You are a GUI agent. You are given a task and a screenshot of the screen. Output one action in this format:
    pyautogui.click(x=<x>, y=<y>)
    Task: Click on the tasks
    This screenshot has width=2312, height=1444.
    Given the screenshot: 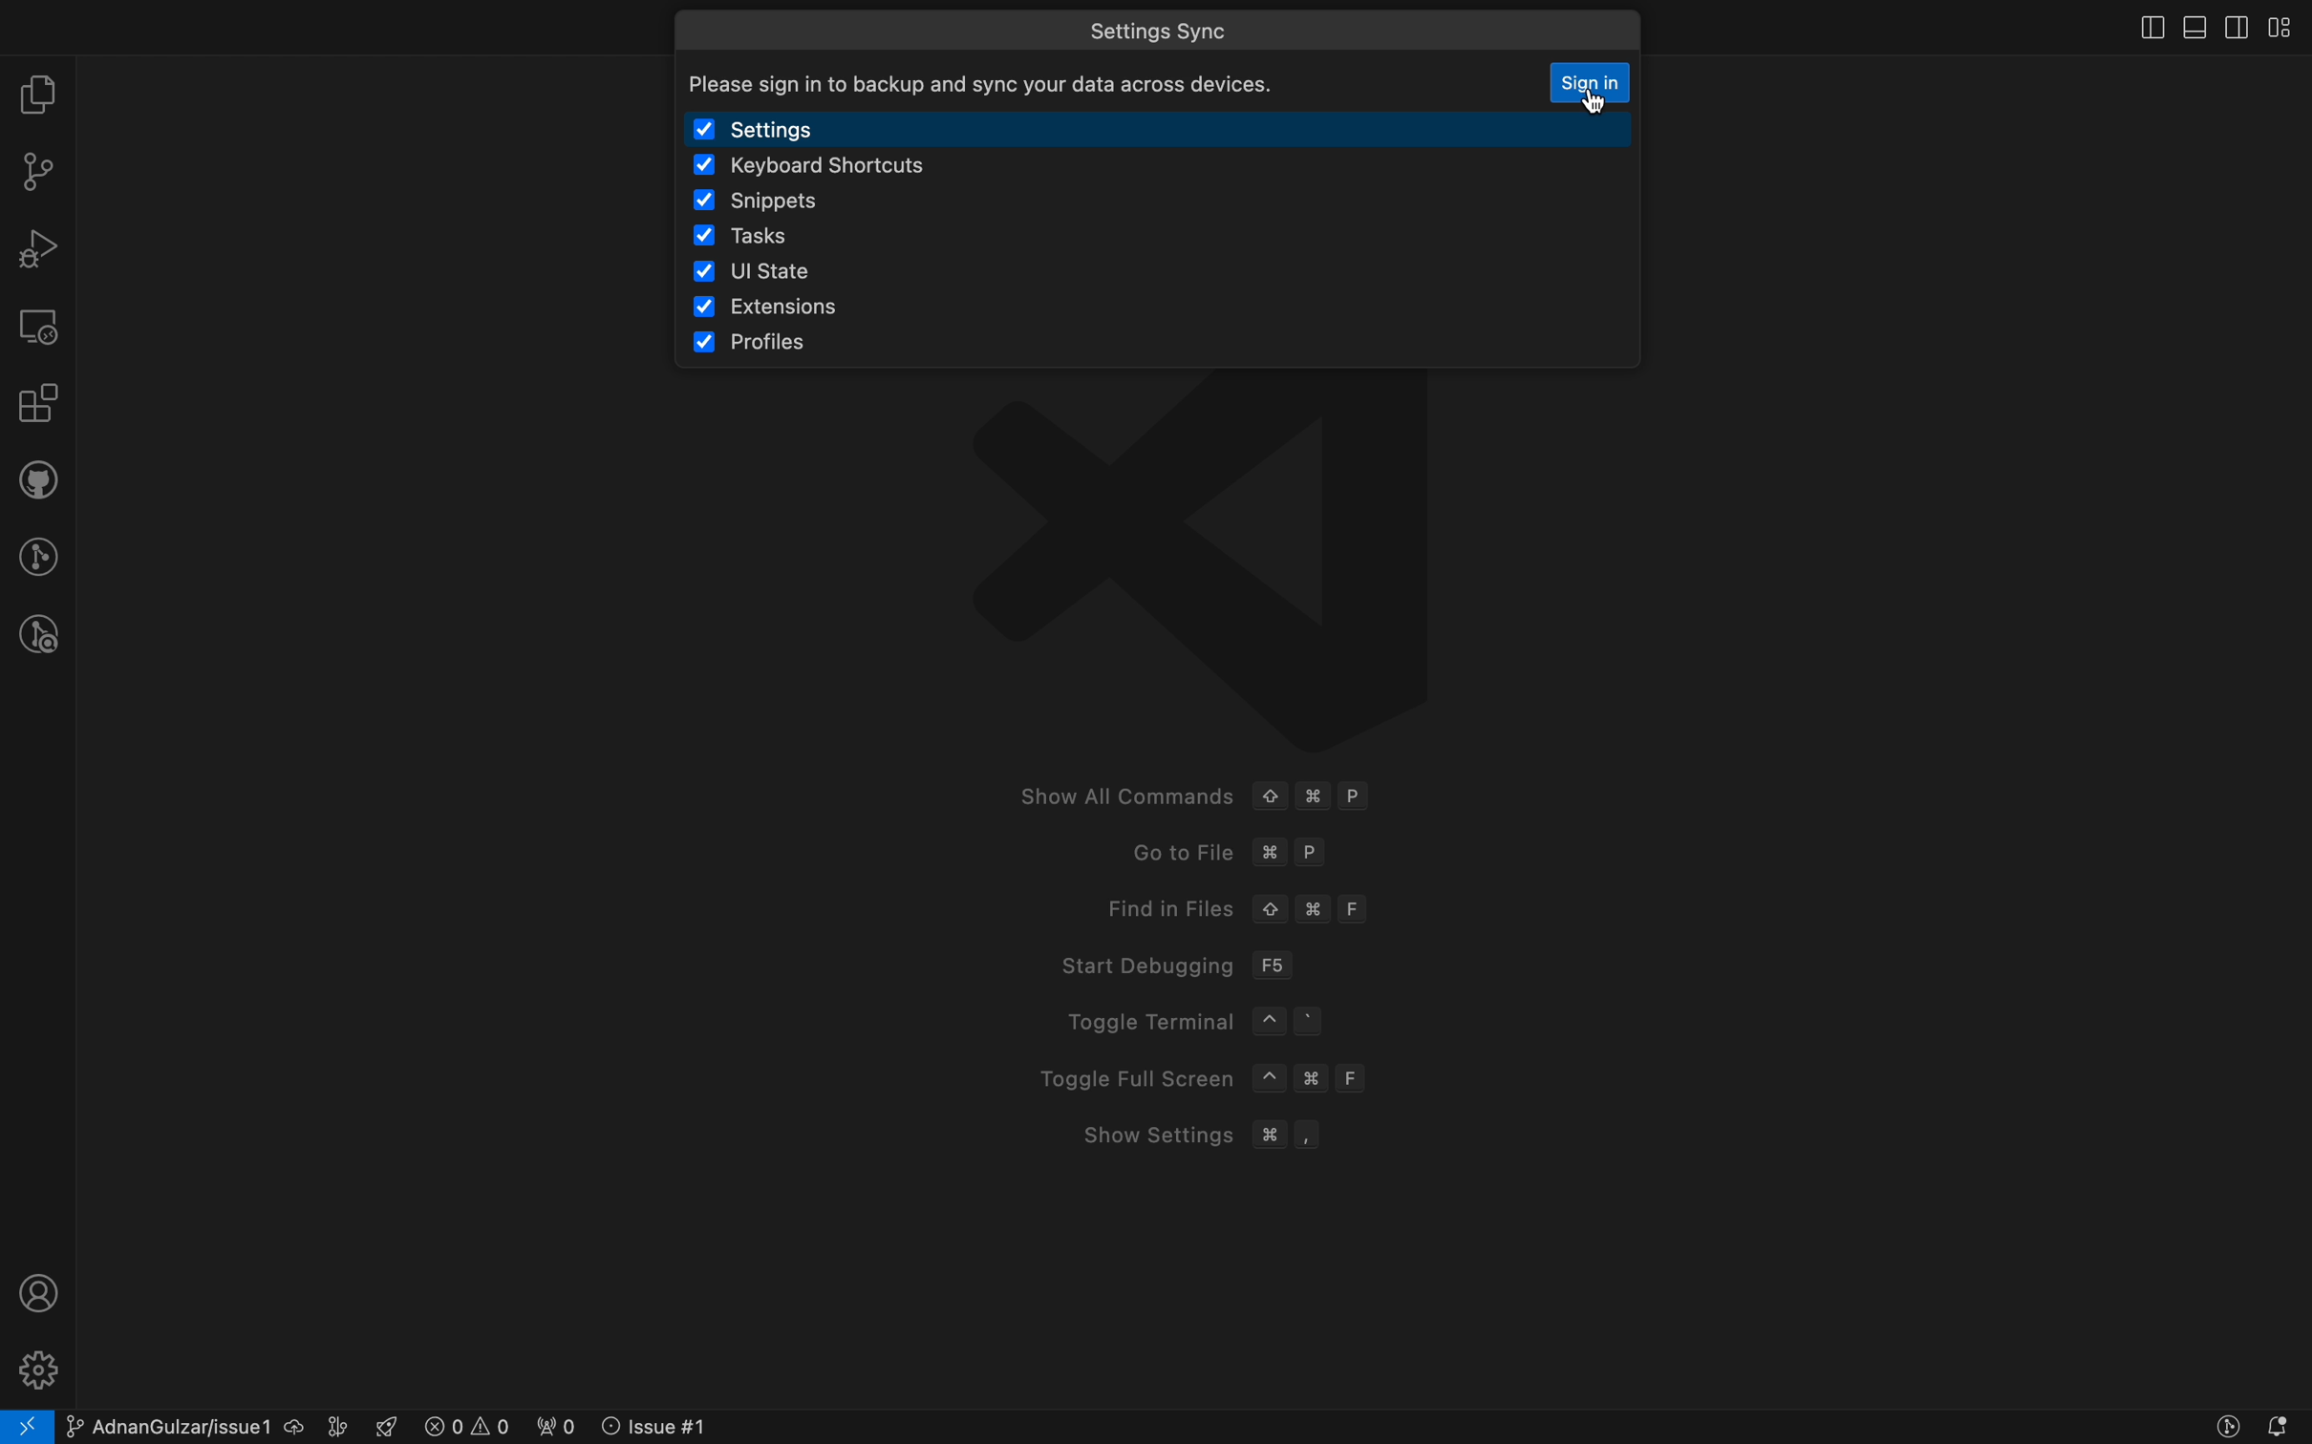 What is the action you would take?
    pyautogui.click(x=771, y=236)
    